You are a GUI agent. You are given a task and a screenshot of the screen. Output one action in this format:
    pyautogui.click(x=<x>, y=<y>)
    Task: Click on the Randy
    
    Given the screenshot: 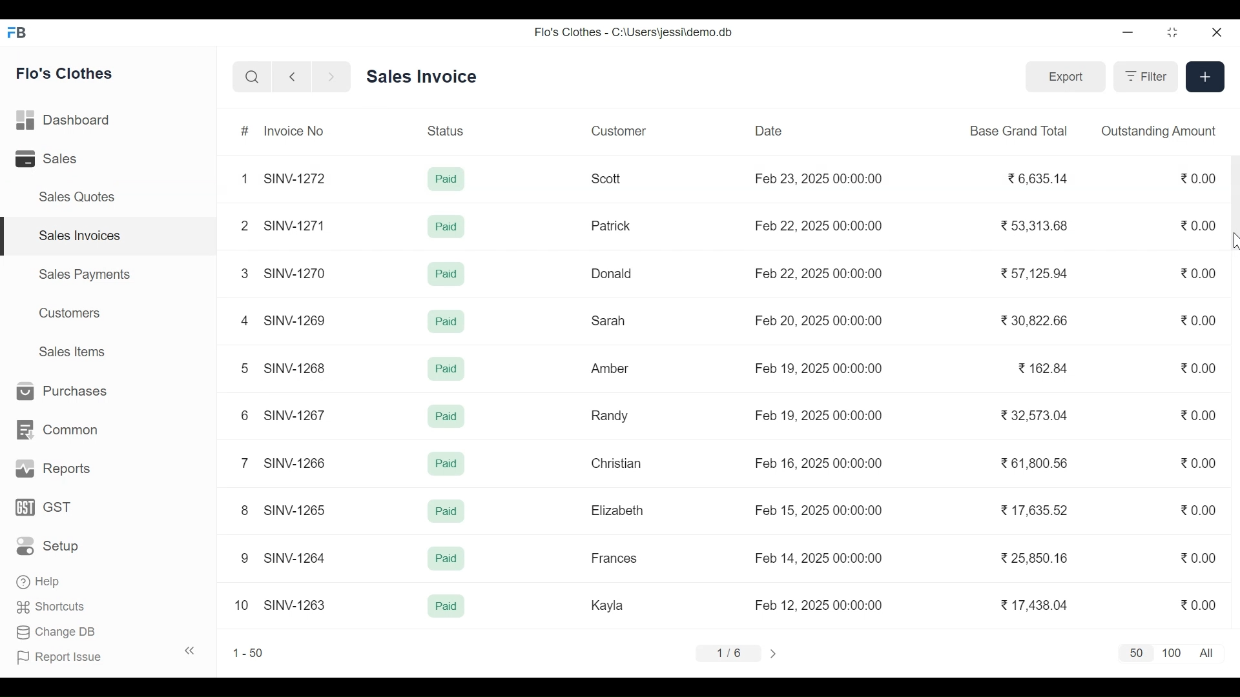 What is the action you would take?
    pyautogui.click(x=610, y=415)
    